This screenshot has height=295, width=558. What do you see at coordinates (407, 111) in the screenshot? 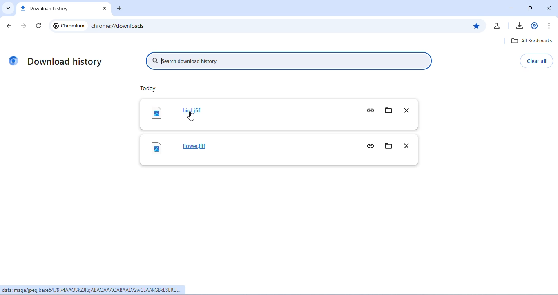
I see `remove` at bounding box center [407, 111].